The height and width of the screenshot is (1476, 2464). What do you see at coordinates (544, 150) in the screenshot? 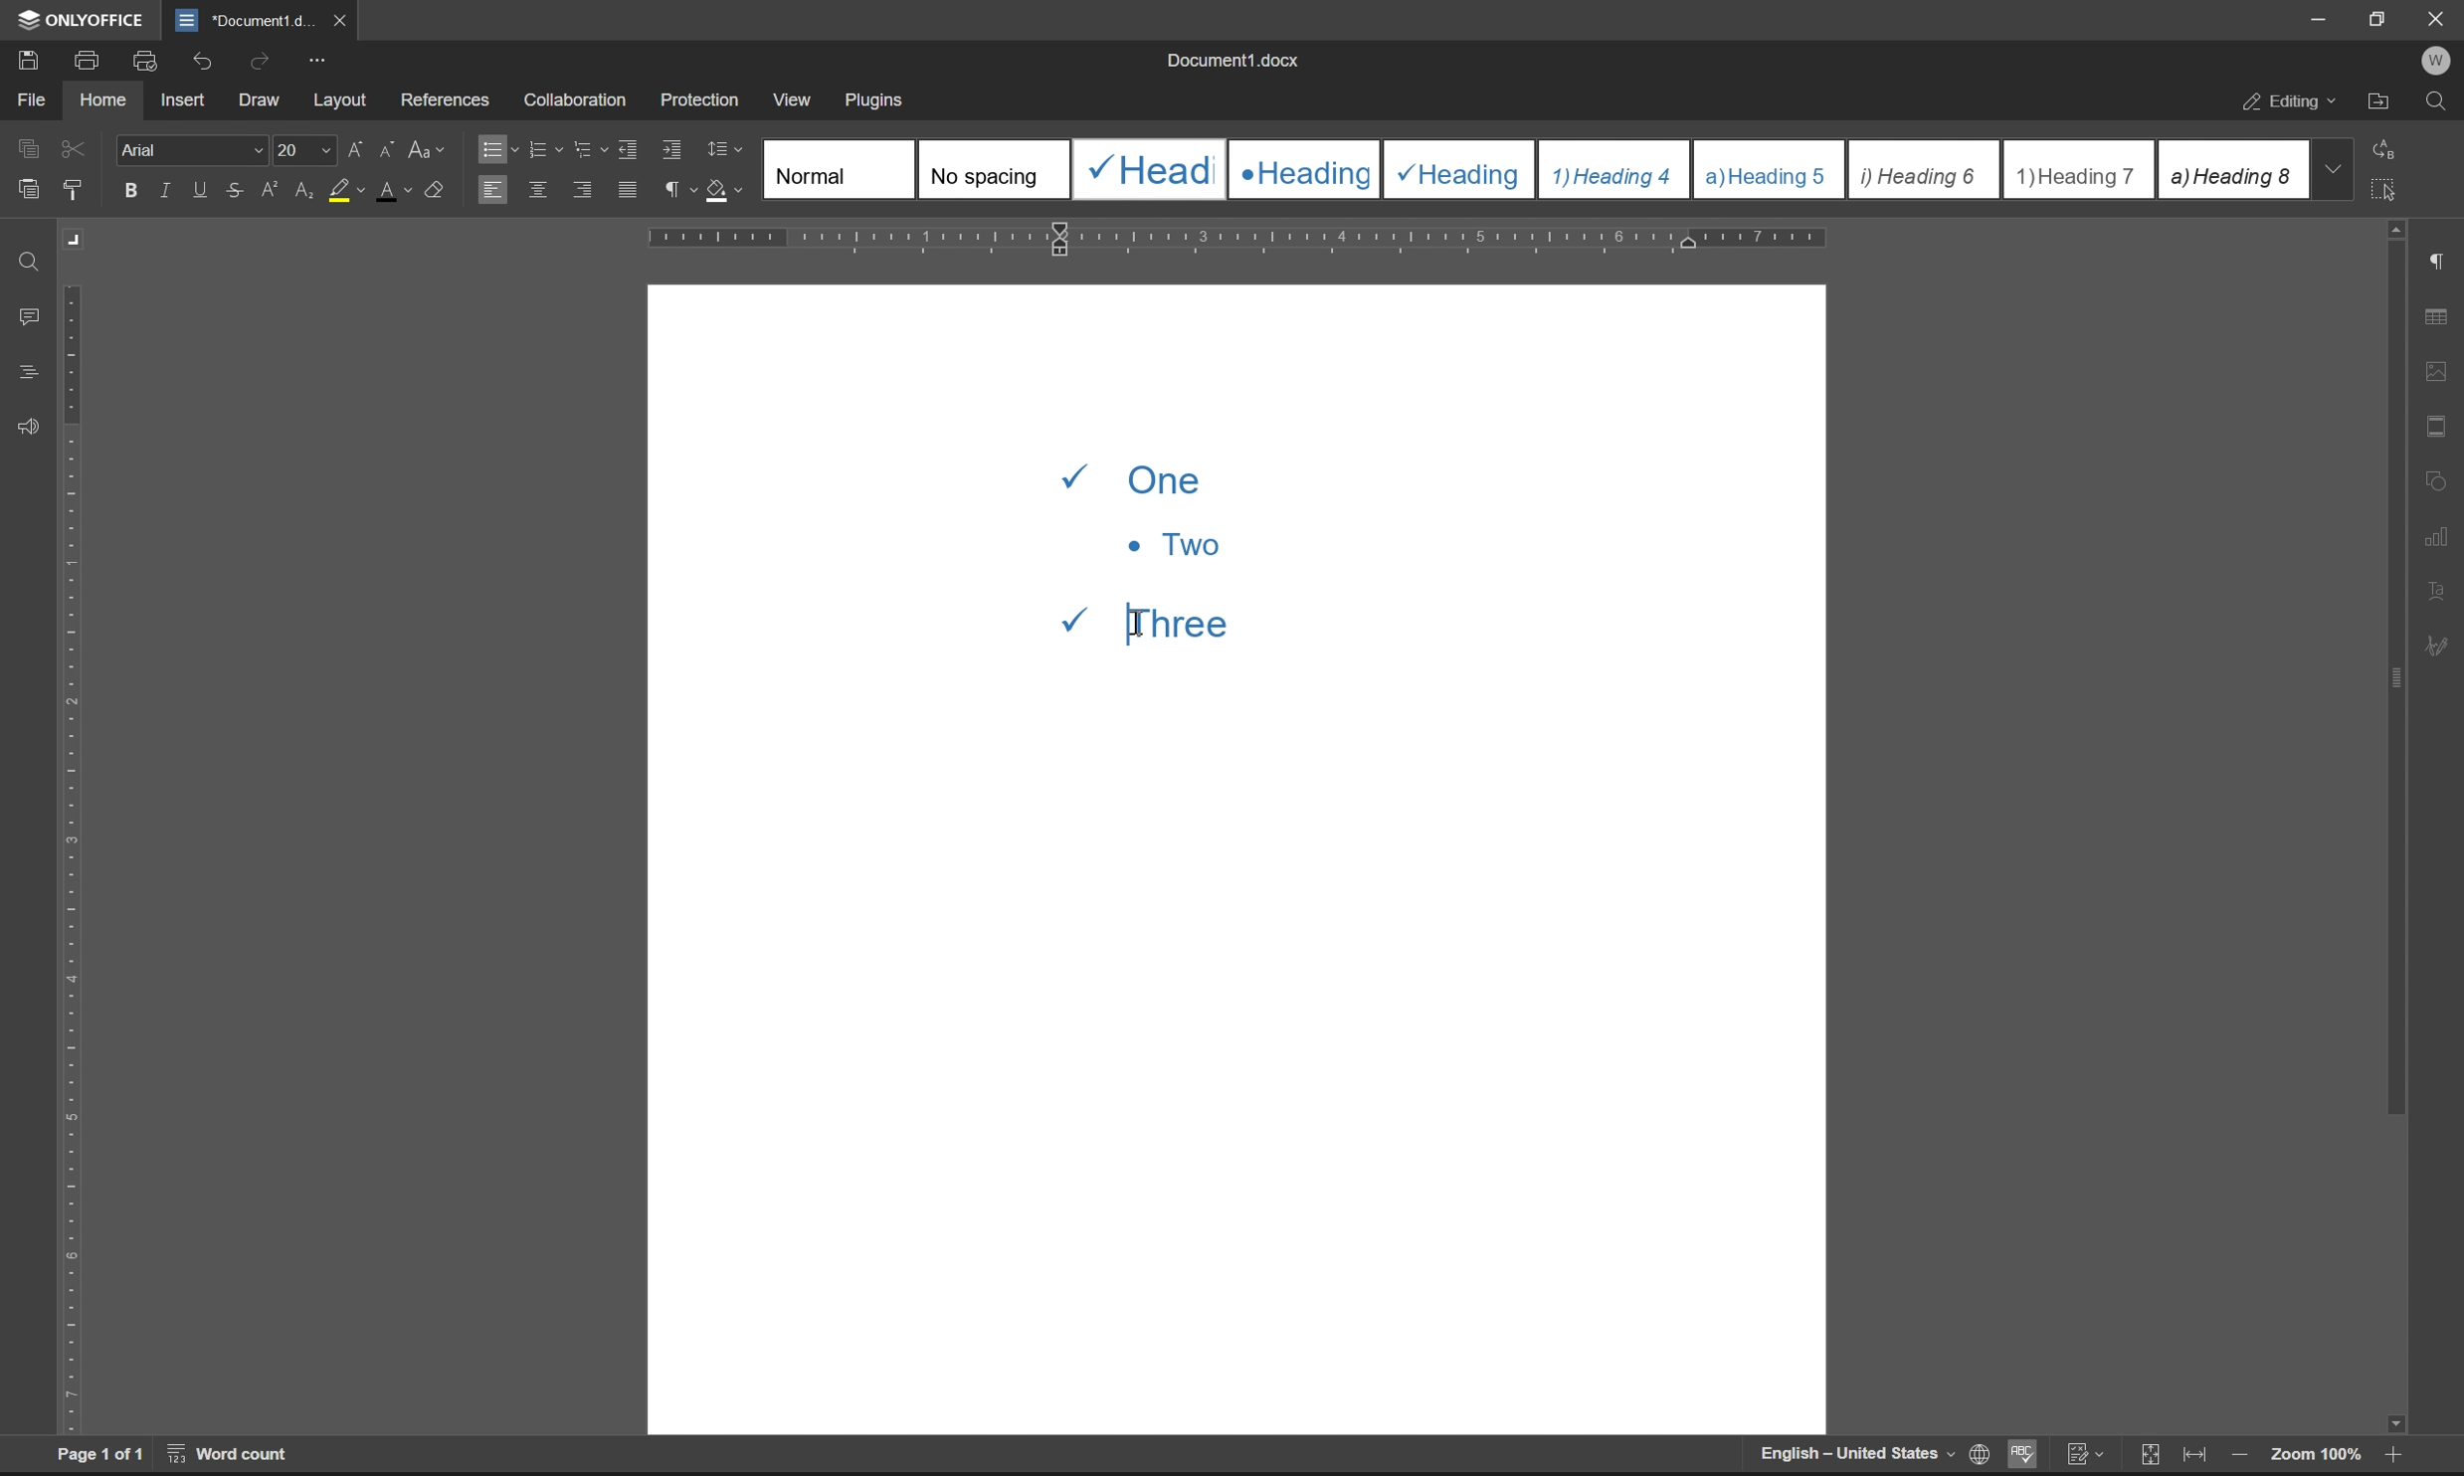
I see `numbering` at bounding box center [544, 150].